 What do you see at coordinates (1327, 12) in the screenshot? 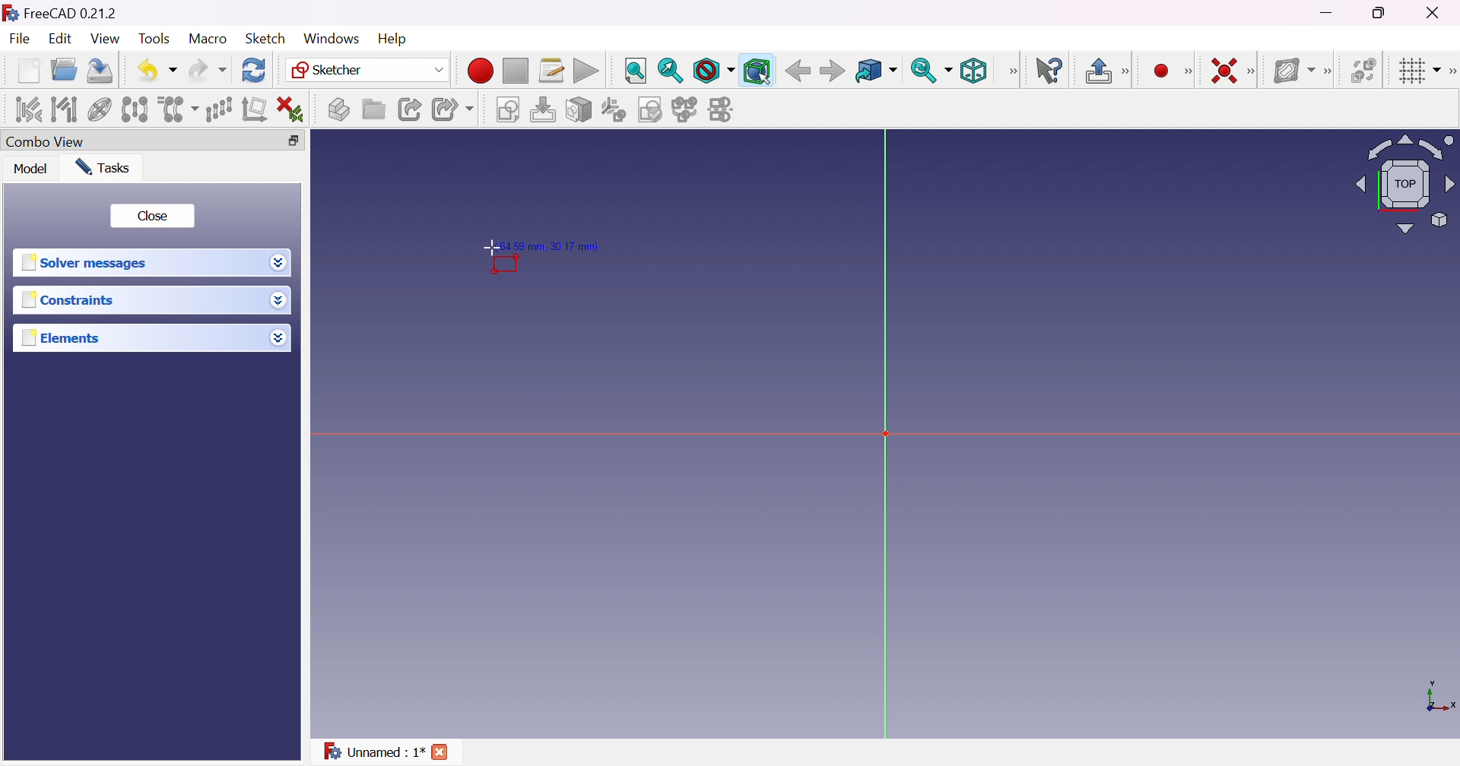
I see `Minimize` at bounding box center [1327, 12].